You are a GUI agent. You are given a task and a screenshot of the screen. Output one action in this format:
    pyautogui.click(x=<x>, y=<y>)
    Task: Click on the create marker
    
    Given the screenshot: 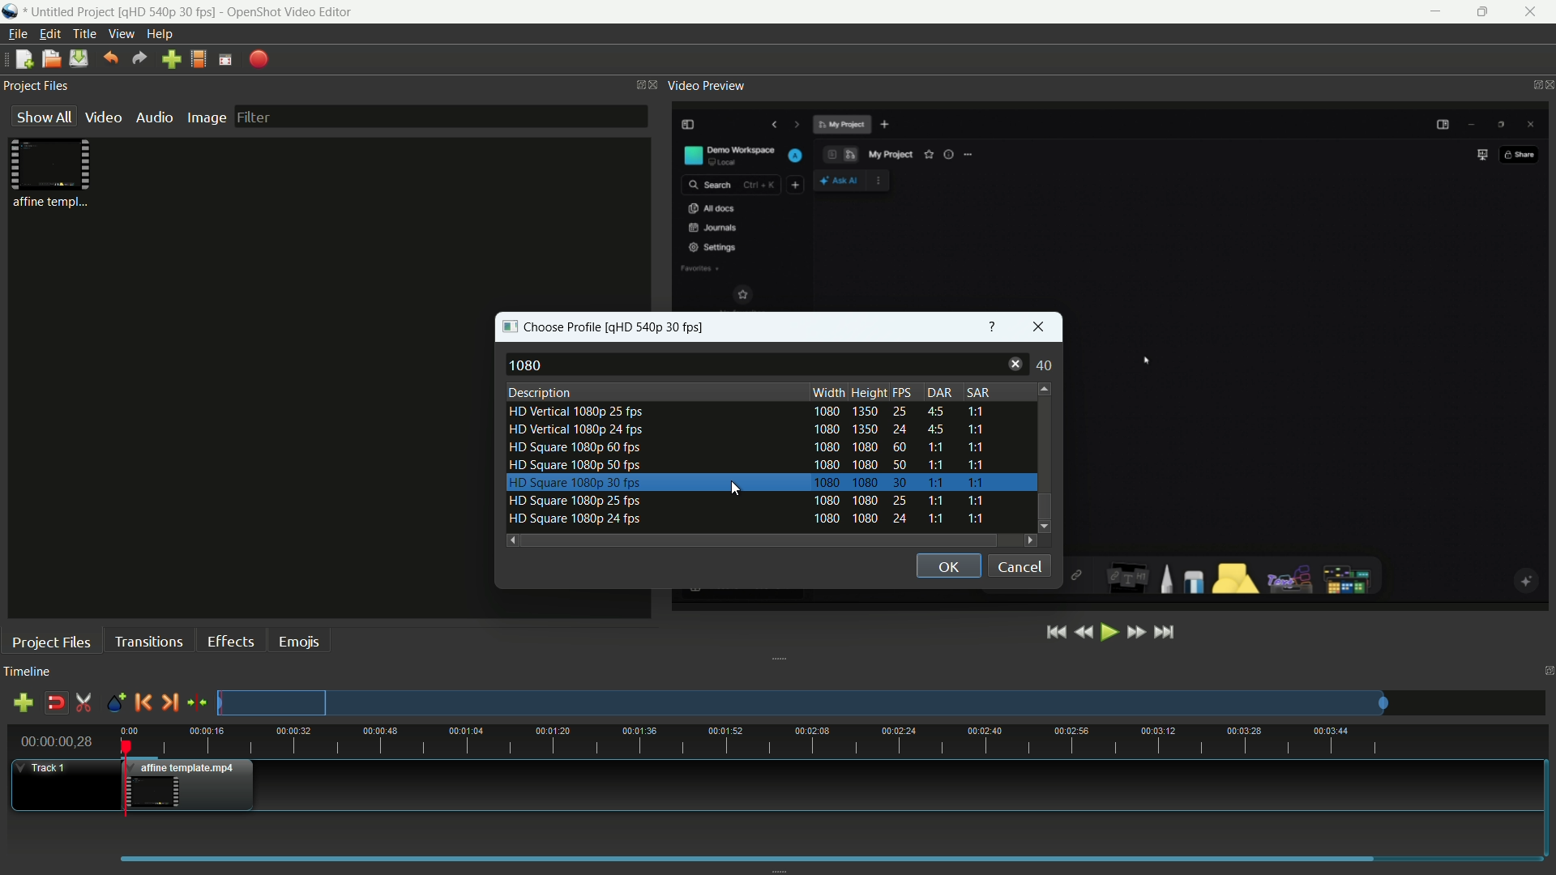 What is the action you would take?
    pyautogui.click(x=116, y=704)
    